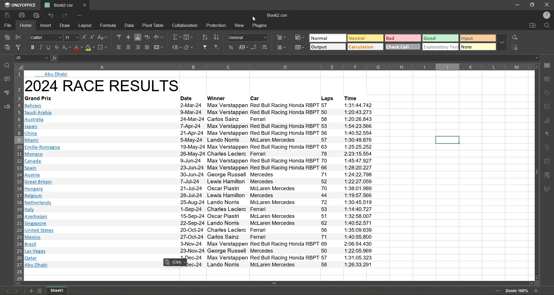 This screenshot has height=295, width=554. Describe the element at coordinates (477, 46) in the screenshot. I see `note` at that location.